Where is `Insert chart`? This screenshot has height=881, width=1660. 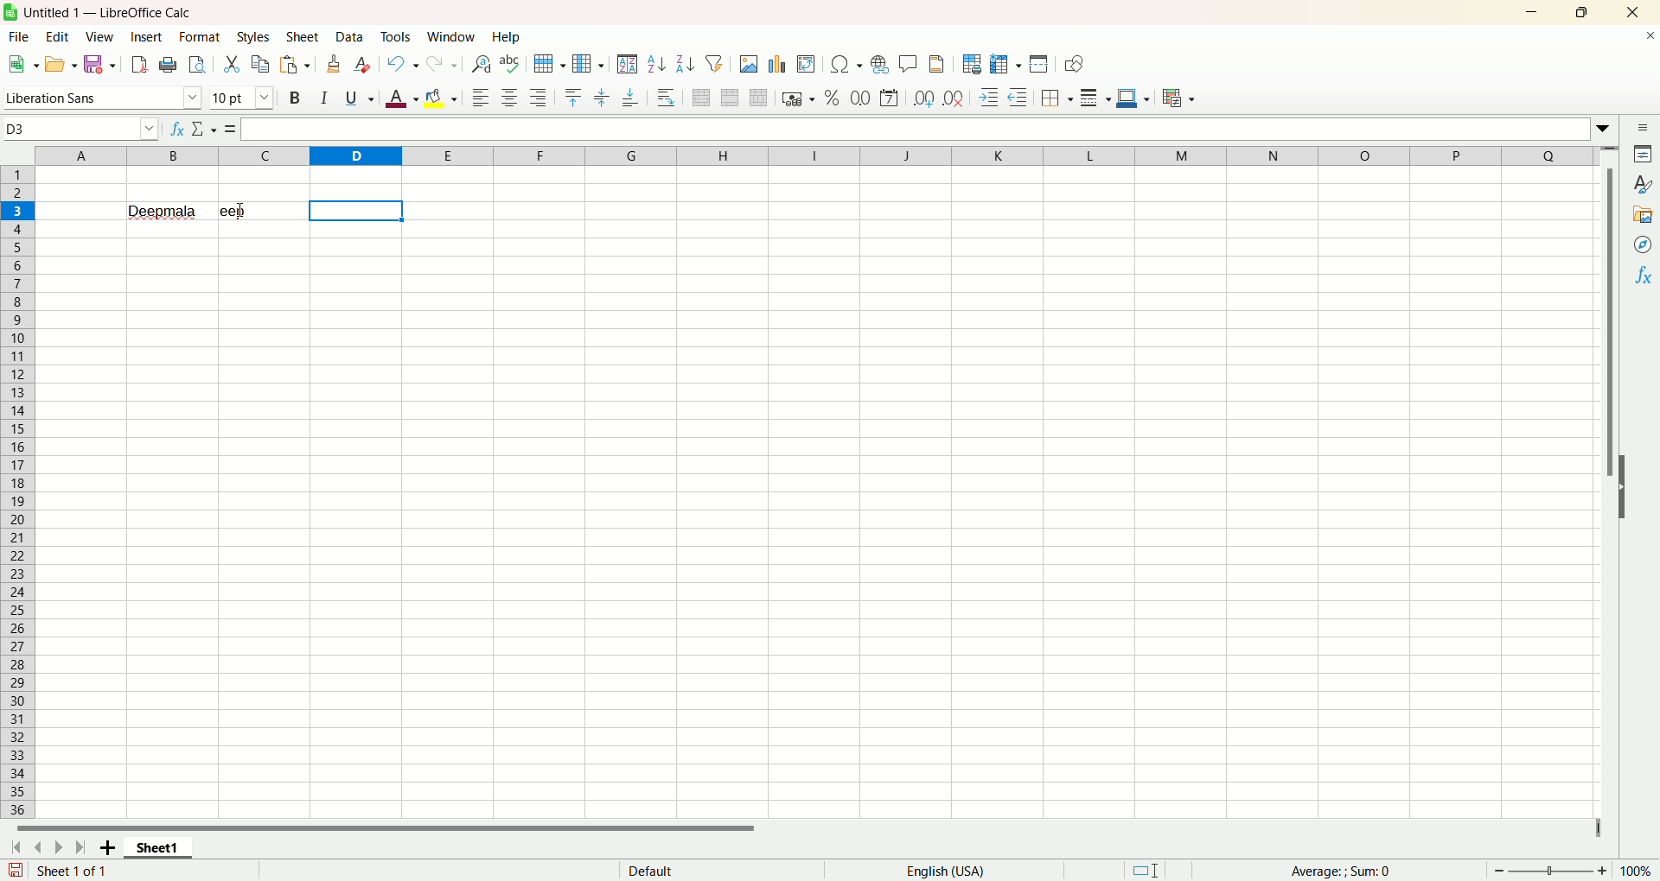
Insert chart is located at coordinates (780, 65).